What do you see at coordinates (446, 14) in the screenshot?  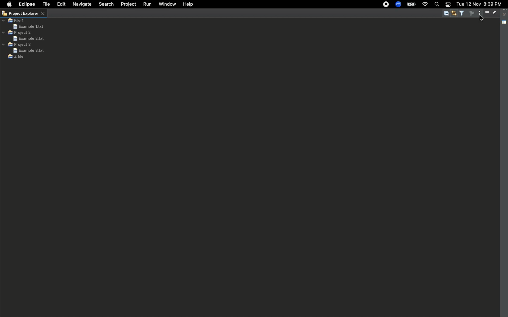 I see `Collapse all` at bounding box center [446, 14].